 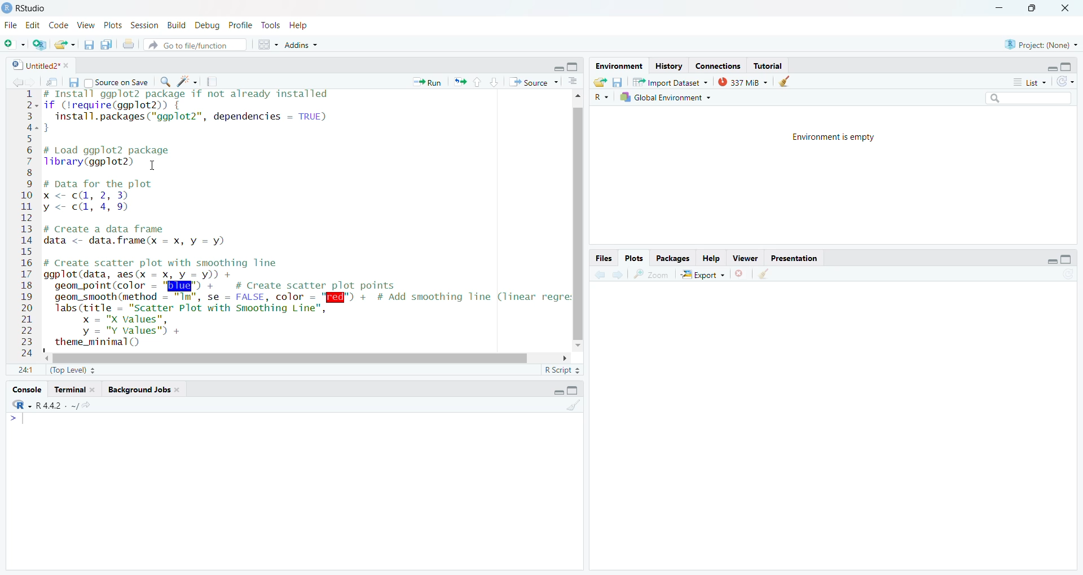 I want to click on typing cursor, so click(x=21, y=422).